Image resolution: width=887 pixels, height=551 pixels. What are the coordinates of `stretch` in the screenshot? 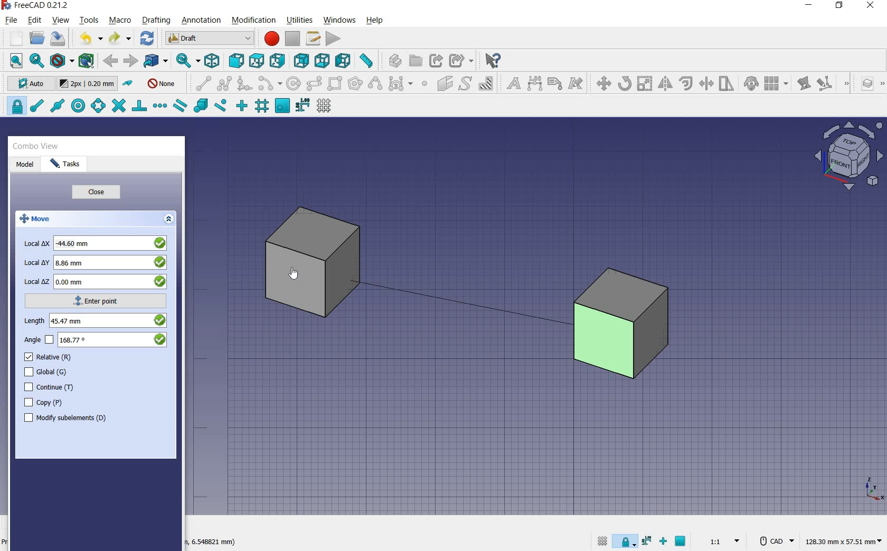 It's located at (726, 84).